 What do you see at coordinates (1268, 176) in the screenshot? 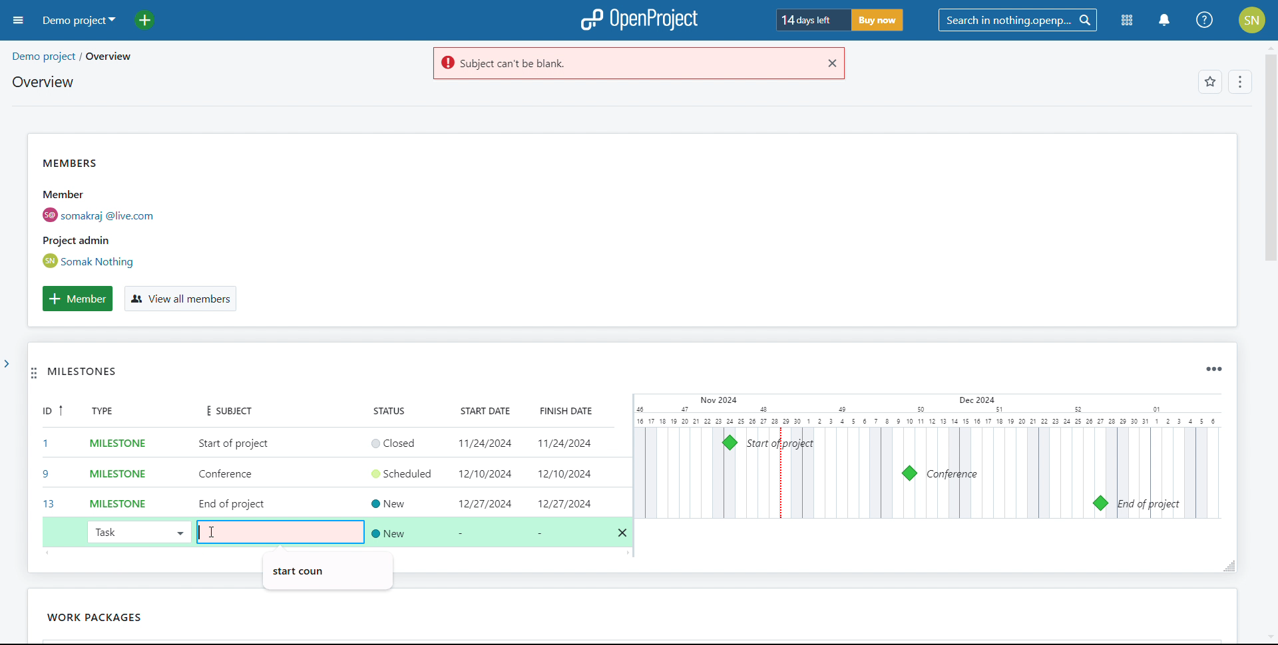
I see `scroll bar` at bounding box center [1268, 176].